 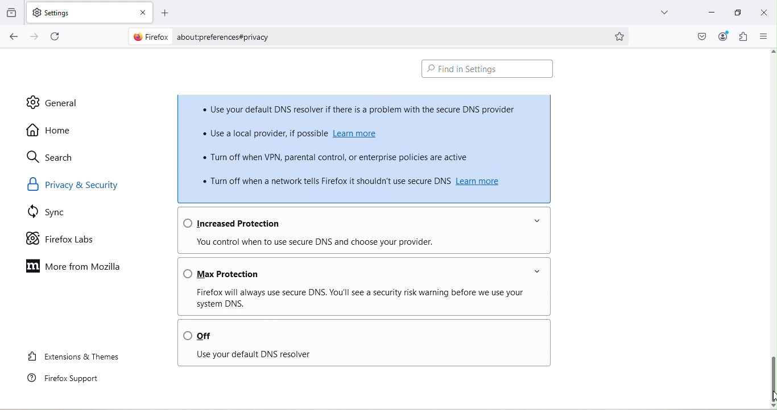 What do you see at coordinates (772, 396) in the screenshot?
I see `Cursor` at bounding box center [772, 396].